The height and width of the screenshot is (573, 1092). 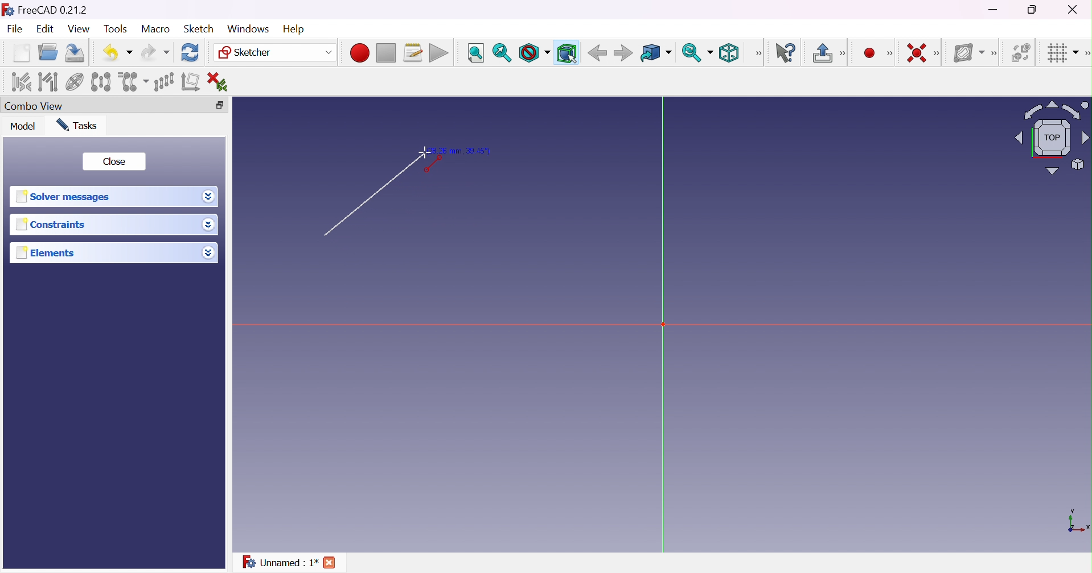 I want to click on Elements, so click(x=52, y=253).